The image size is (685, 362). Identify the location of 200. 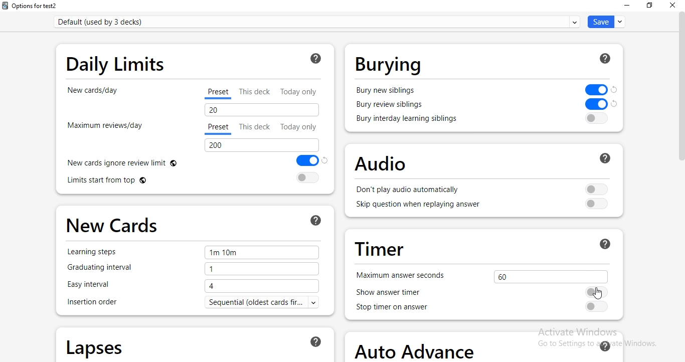
(263, 145).